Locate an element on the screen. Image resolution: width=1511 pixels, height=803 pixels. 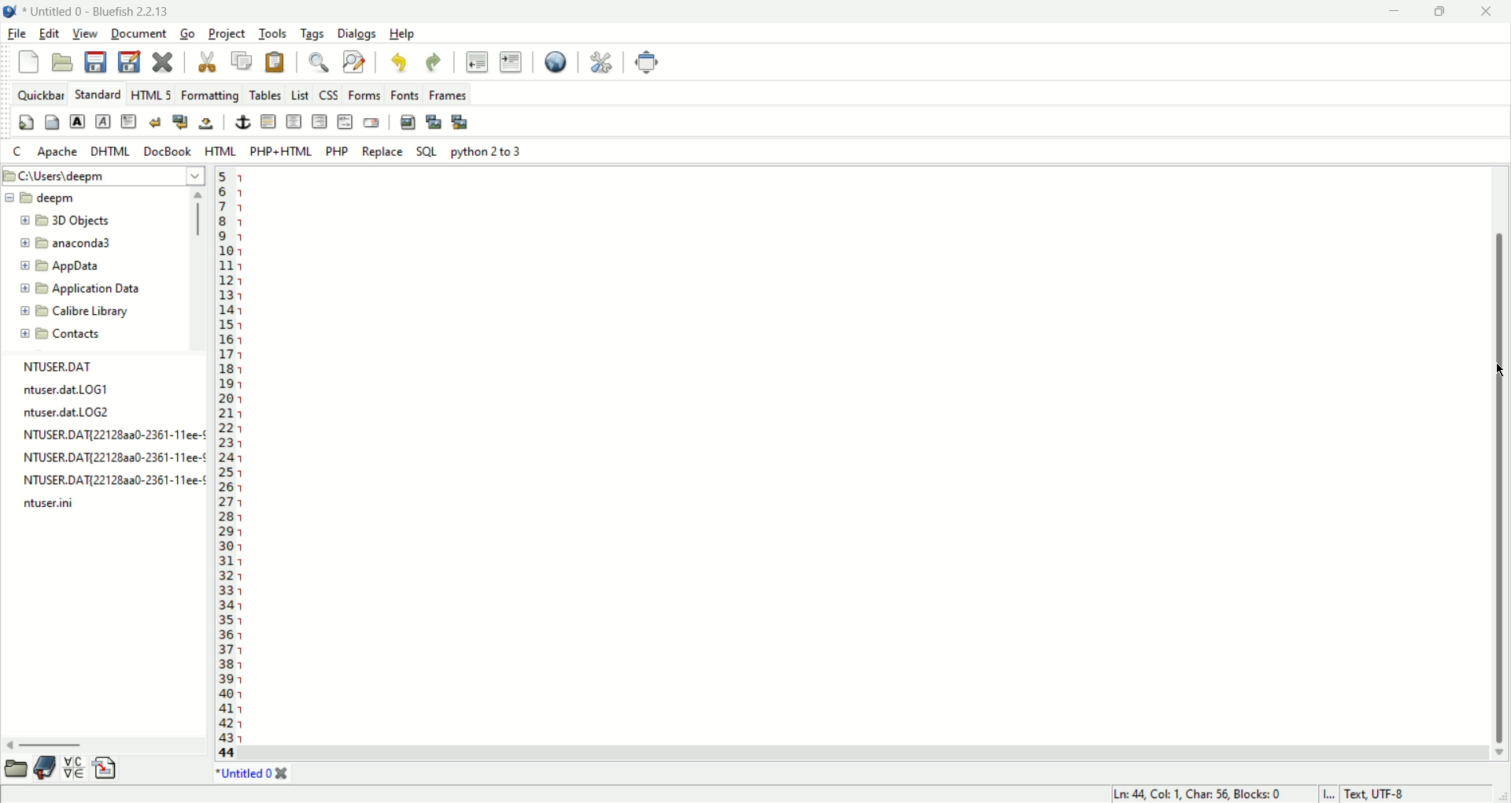
save is located at coordinates (98, 61).